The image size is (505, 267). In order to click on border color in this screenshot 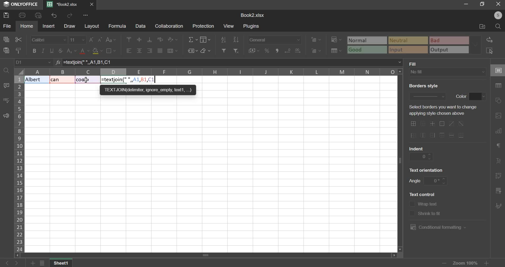, I will do `click(478, 97)`.